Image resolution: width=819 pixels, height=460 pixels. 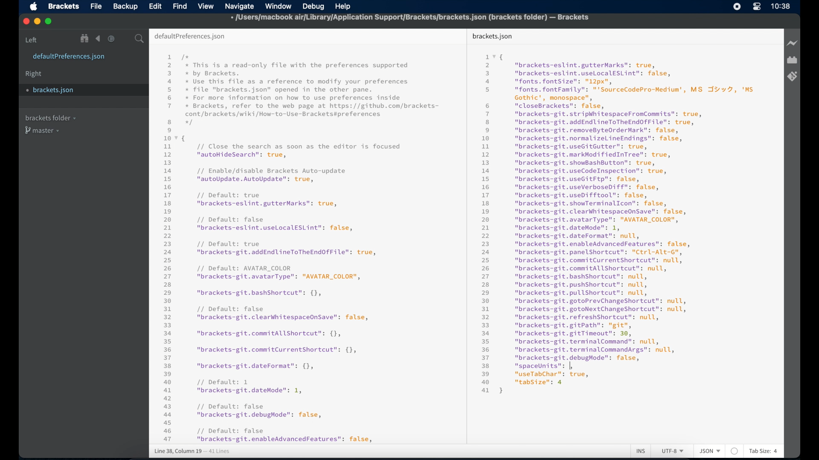 I want to click on find, so click(x=180, y=6).